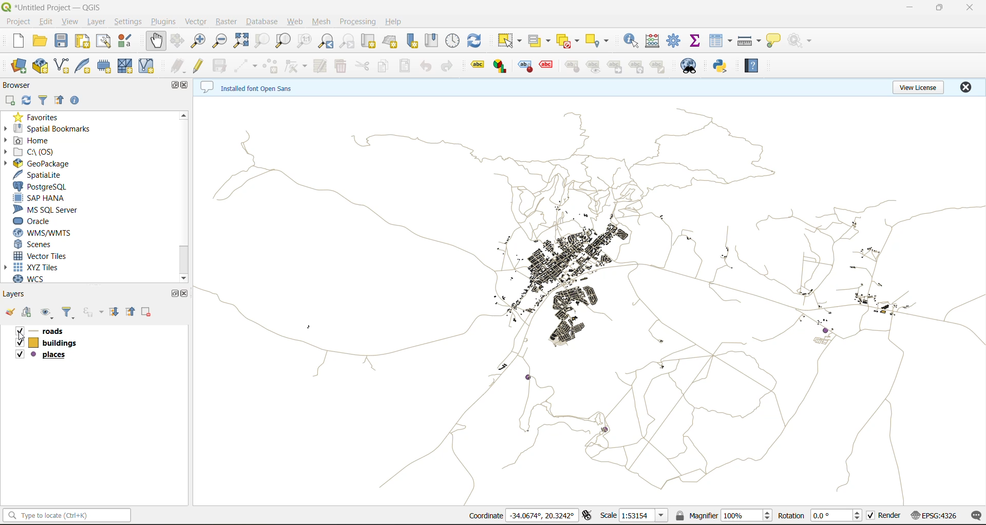 Image resolution: width=986 pixels, height=525 pixels. I want to click on layers, so click(22, 295).